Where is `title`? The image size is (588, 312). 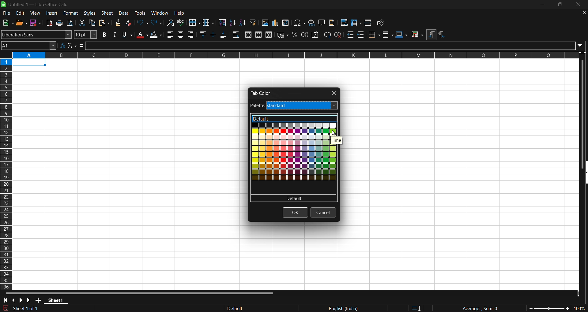 title is located at coordinates (38, 5).